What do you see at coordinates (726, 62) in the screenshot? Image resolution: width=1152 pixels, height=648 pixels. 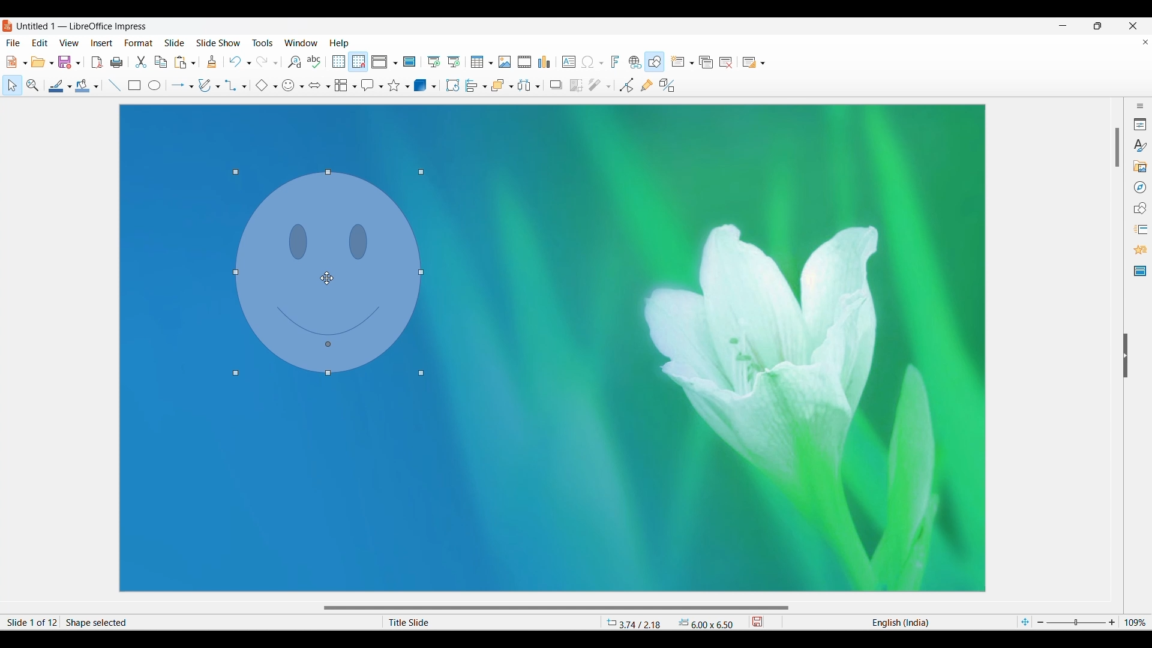 I see `Delete slide` at bounding box center [726, 62].